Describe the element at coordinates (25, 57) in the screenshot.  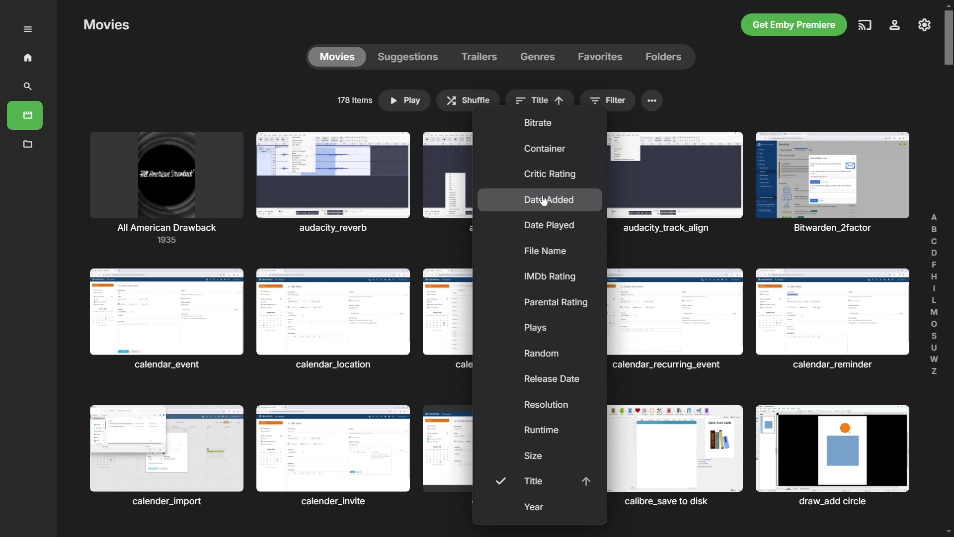
I see `home` at that location.